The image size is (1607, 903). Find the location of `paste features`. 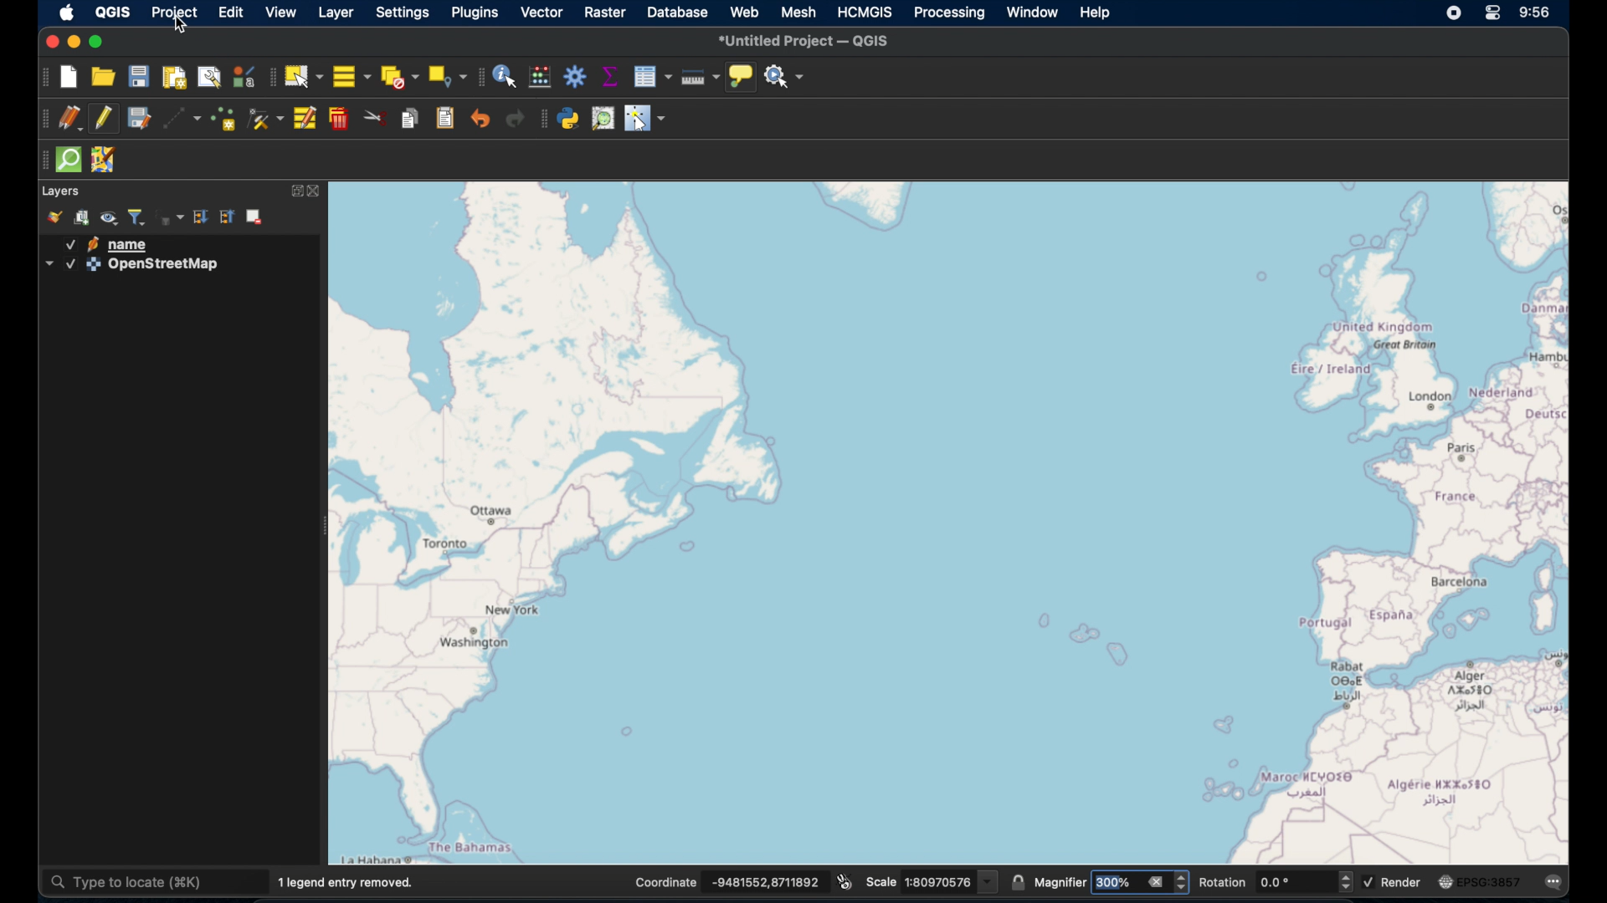

paste features is located at coordinates (446, 119).